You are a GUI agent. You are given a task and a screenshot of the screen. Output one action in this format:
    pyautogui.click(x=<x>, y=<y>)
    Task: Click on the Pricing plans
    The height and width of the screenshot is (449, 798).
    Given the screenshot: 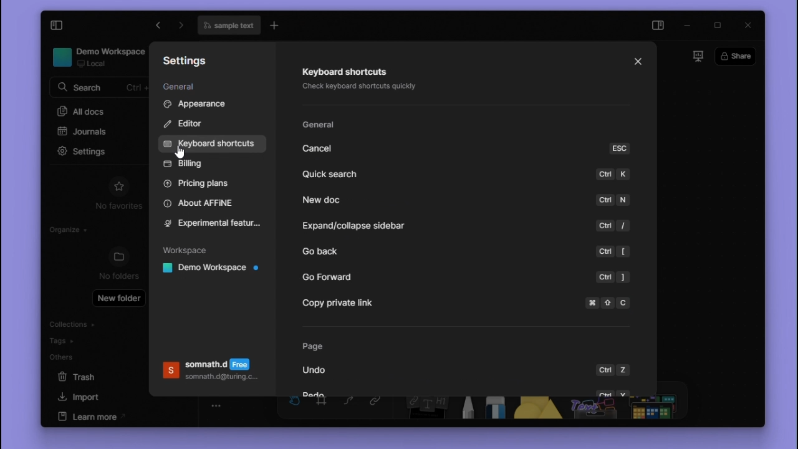 What is the action you would take?
    pyautogui.click(x=204, y=184)
    